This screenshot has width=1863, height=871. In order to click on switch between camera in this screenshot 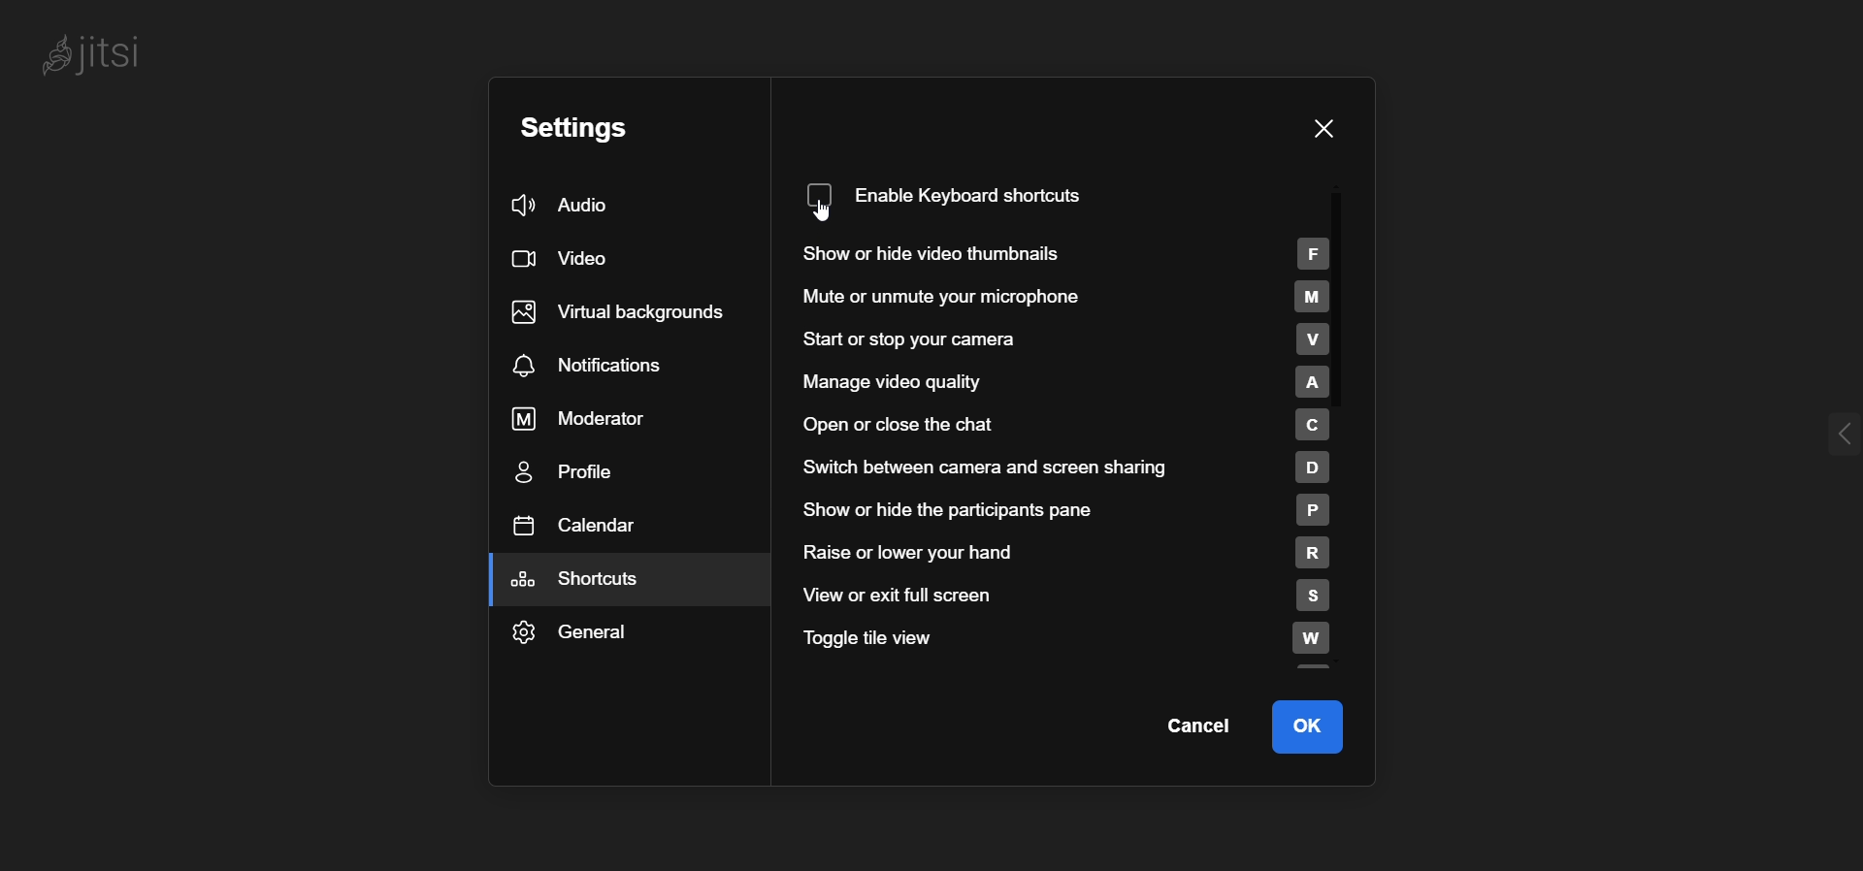, I will do `click(1076, 466)`.